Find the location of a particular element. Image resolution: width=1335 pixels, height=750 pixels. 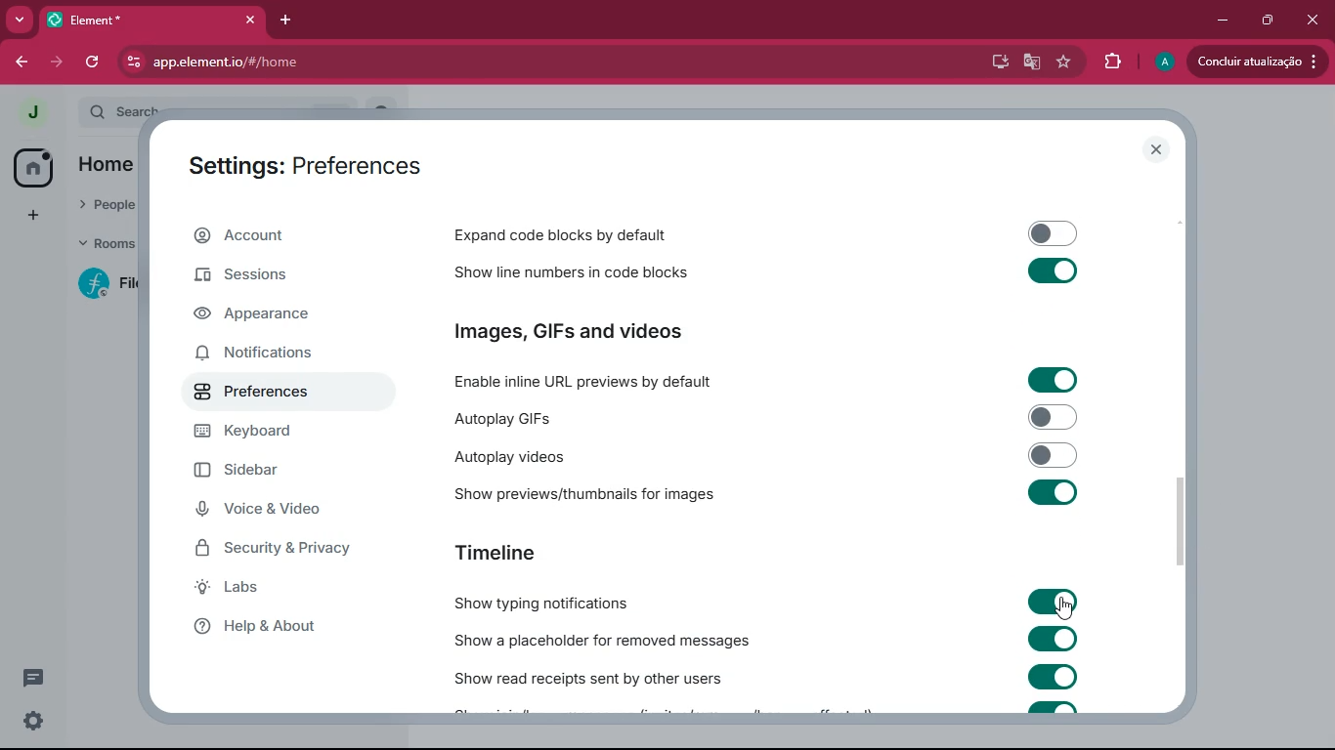

profile is located at coordinates (1161, 62).